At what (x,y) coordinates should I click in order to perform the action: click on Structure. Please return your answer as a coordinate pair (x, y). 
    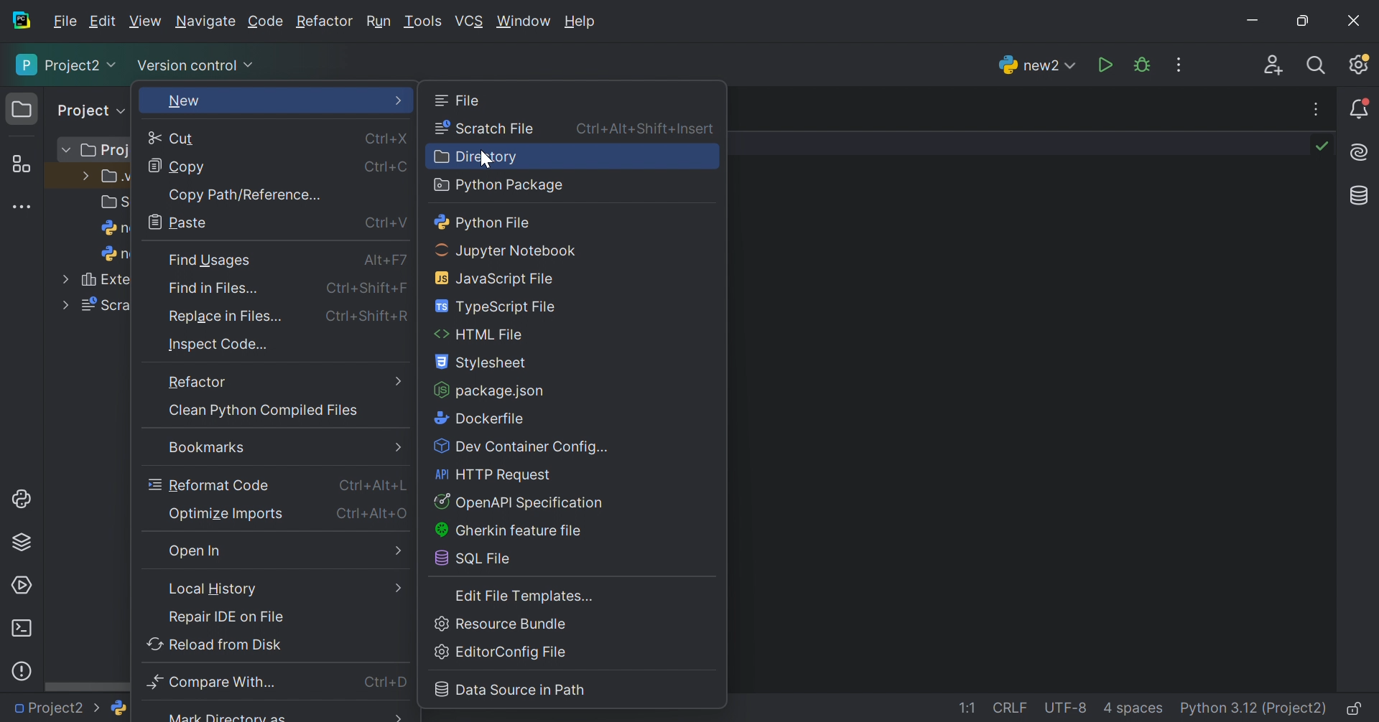
    Looking at the image, I should click on (22, 165).